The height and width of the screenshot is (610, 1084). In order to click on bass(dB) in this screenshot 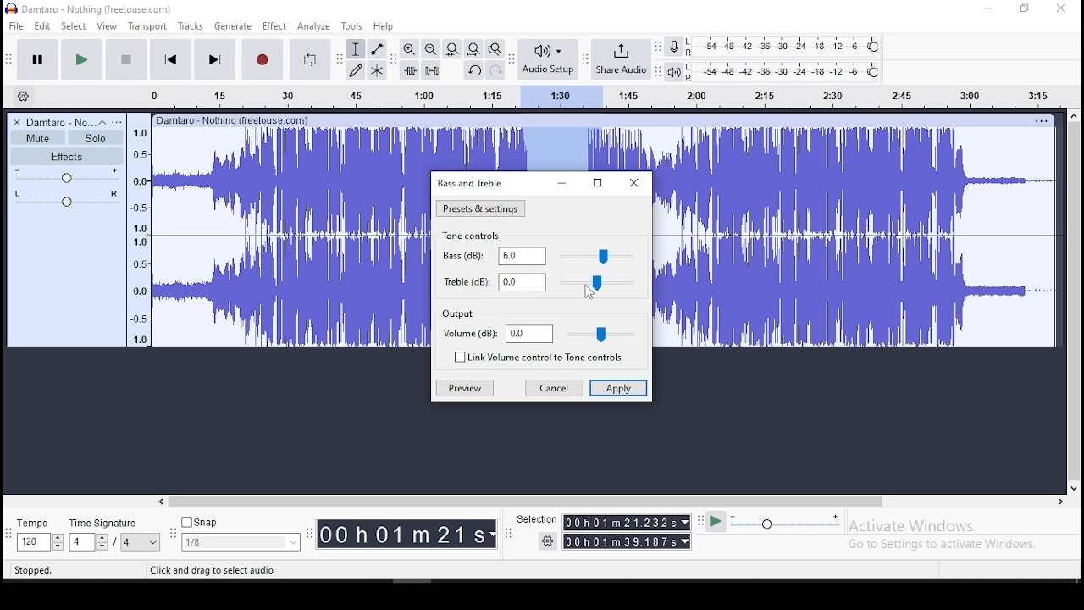, I will do `click(461, 255)`.